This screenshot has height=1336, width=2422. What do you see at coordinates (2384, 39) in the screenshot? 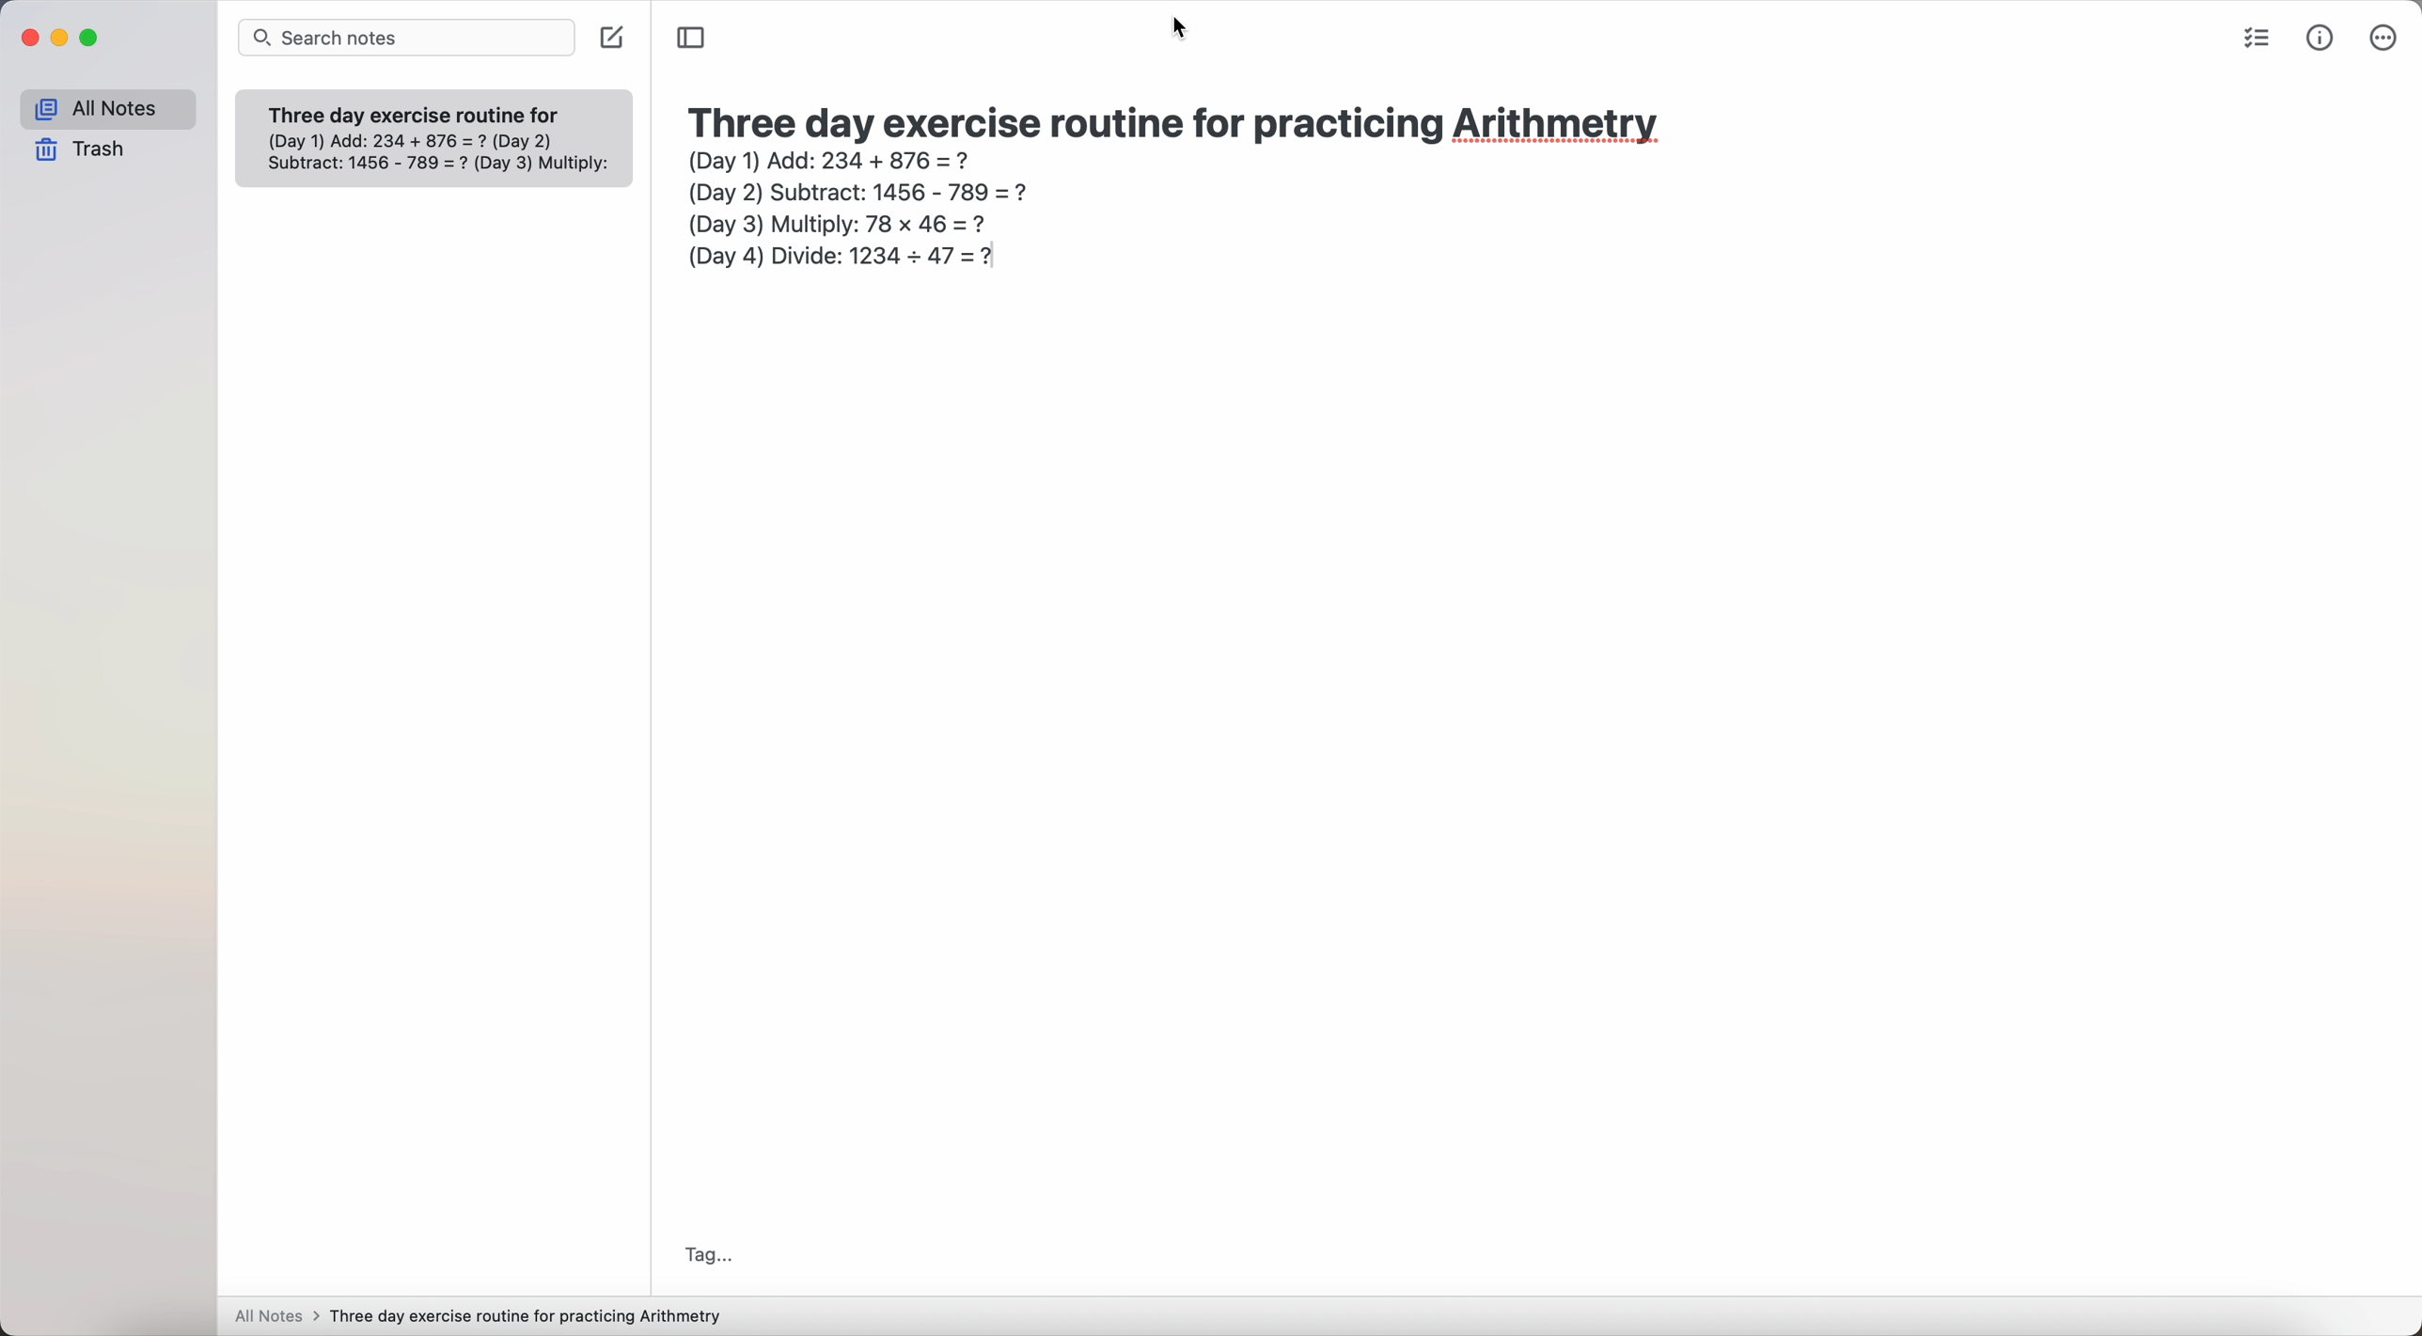
I see `more options` at bounding box center [2384, 39].